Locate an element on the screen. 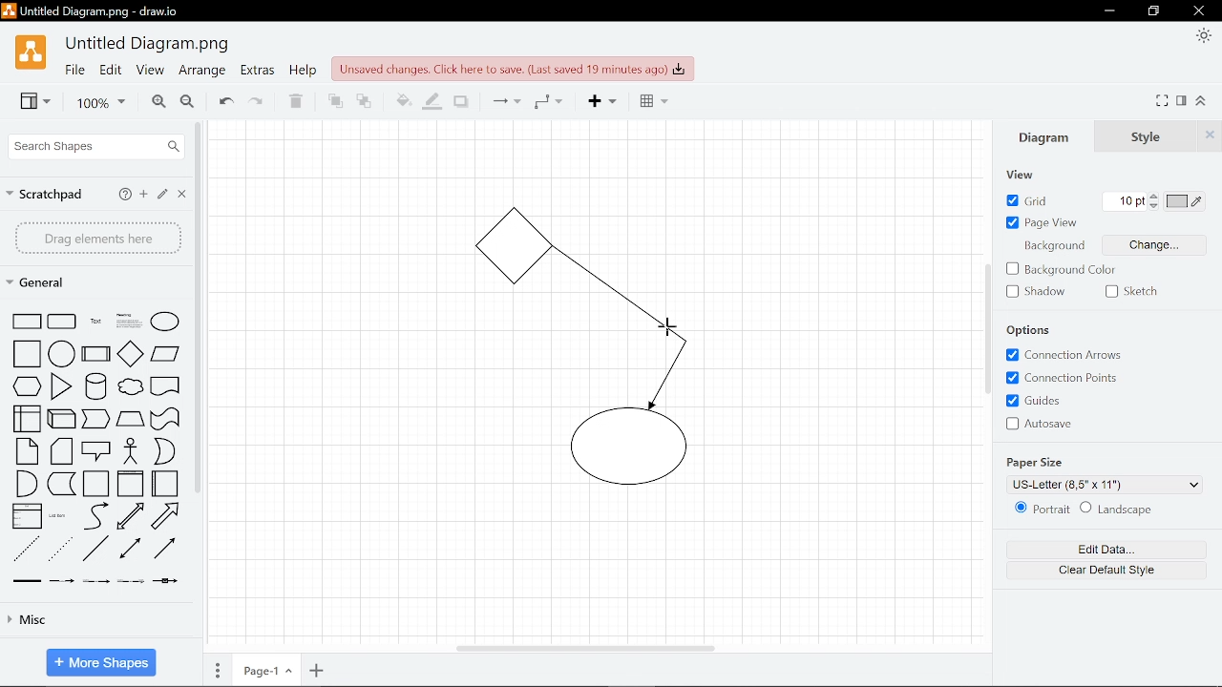 The width and height of the screenshot is (1222, 687). Paper size is located at coordinates (1106, 487).